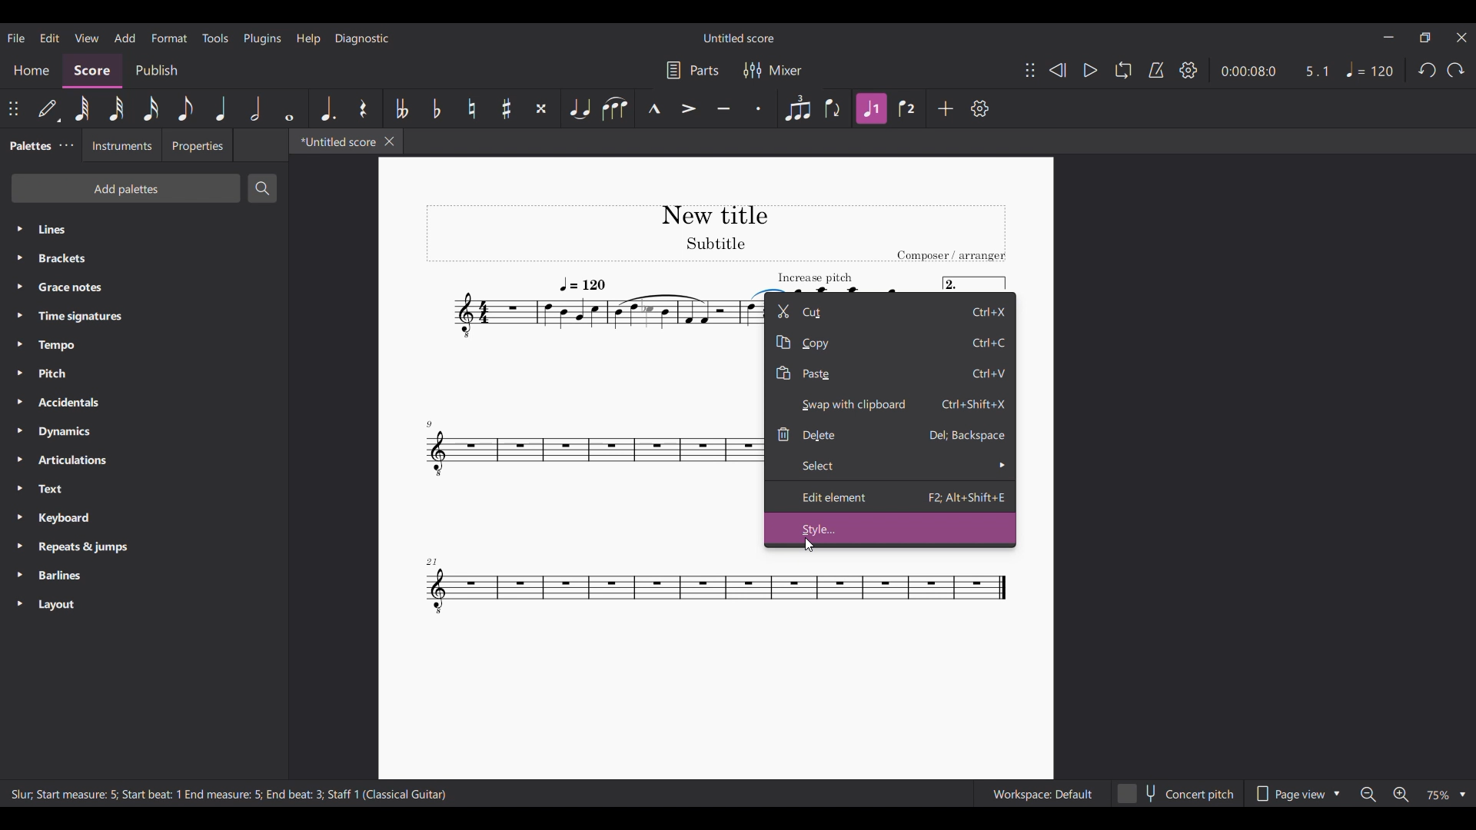 The image size is (1476, 830). What do you see at coordinates (768, 290) in the screenshot?
I see `Slur highlighted by cursor` at bounding box center [768, 290].